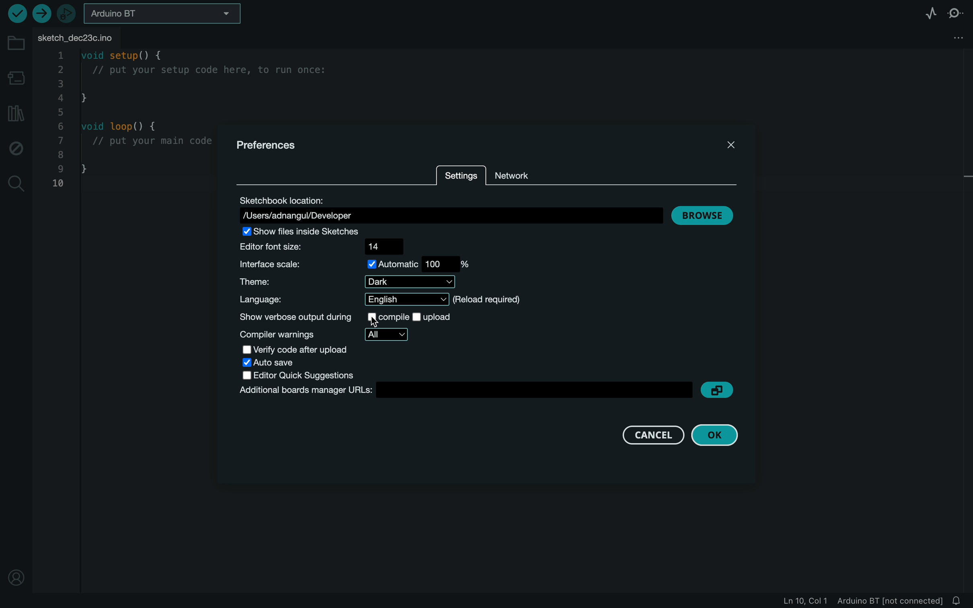  Describe the element at coordinates (81, 37) in the screenshot. I see `file tab` at that location.